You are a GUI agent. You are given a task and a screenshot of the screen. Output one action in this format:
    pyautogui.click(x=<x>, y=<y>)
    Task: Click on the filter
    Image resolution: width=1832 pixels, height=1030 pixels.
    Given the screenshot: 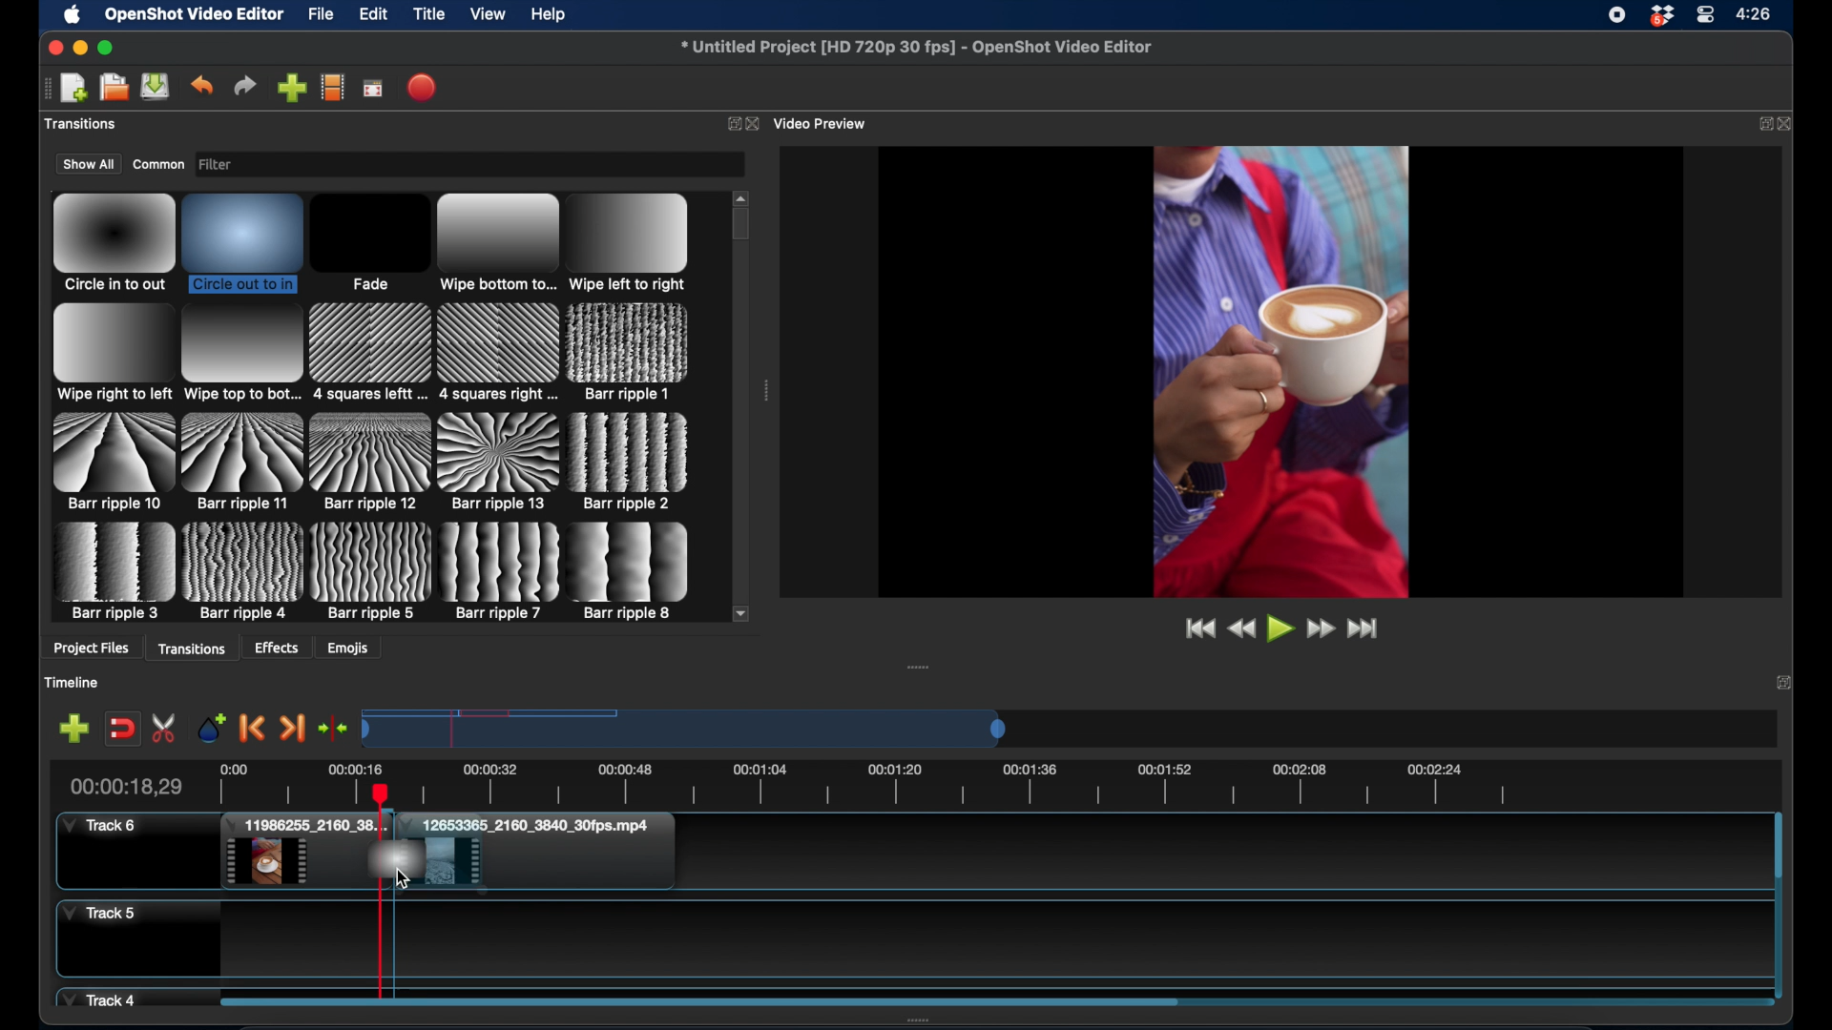 What is the action you would take?
    pyautogui.click(x=247, y=165)
    